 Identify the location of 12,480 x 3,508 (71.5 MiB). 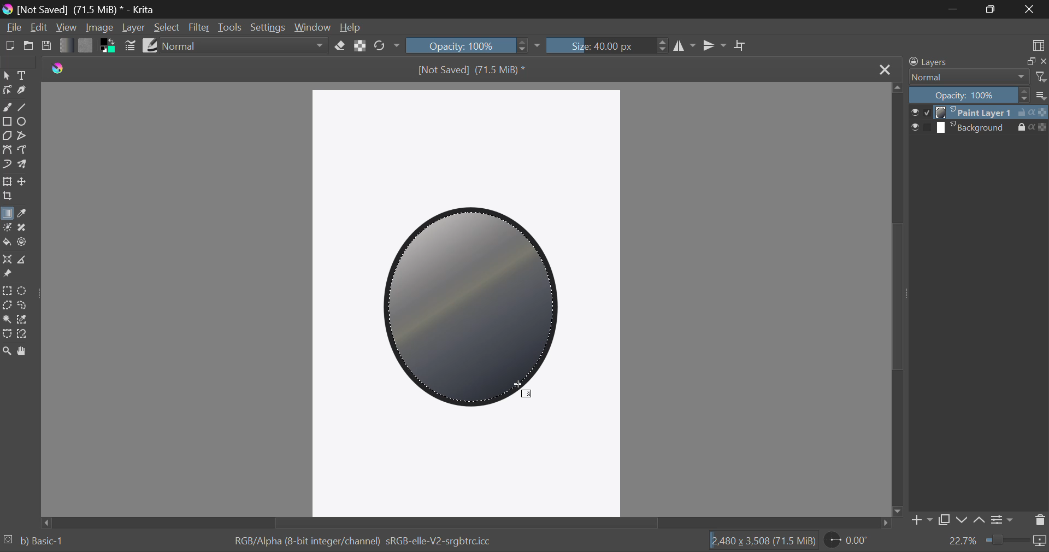
(763, 541).